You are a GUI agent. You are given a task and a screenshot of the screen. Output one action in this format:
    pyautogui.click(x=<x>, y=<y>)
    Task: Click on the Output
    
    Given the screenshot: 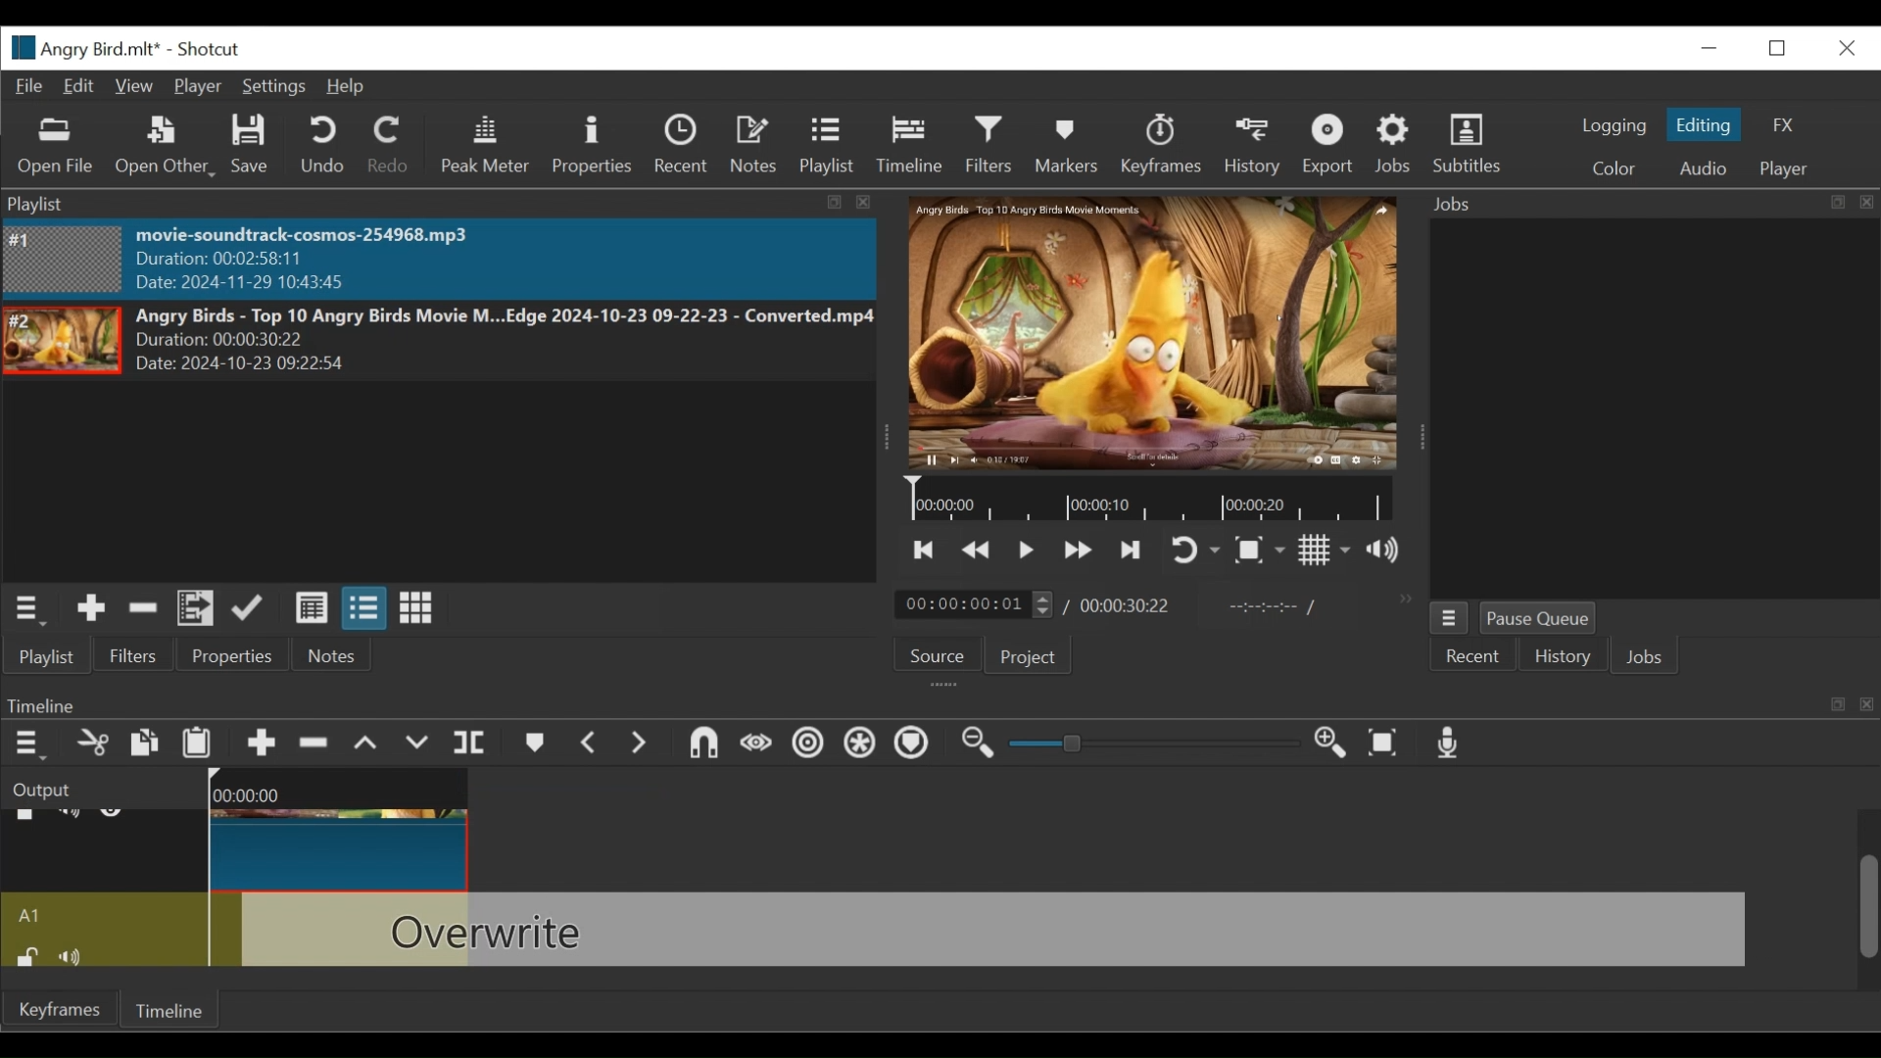 What is the action you would take?
    pyautogui.click(x=101, y=788)
    